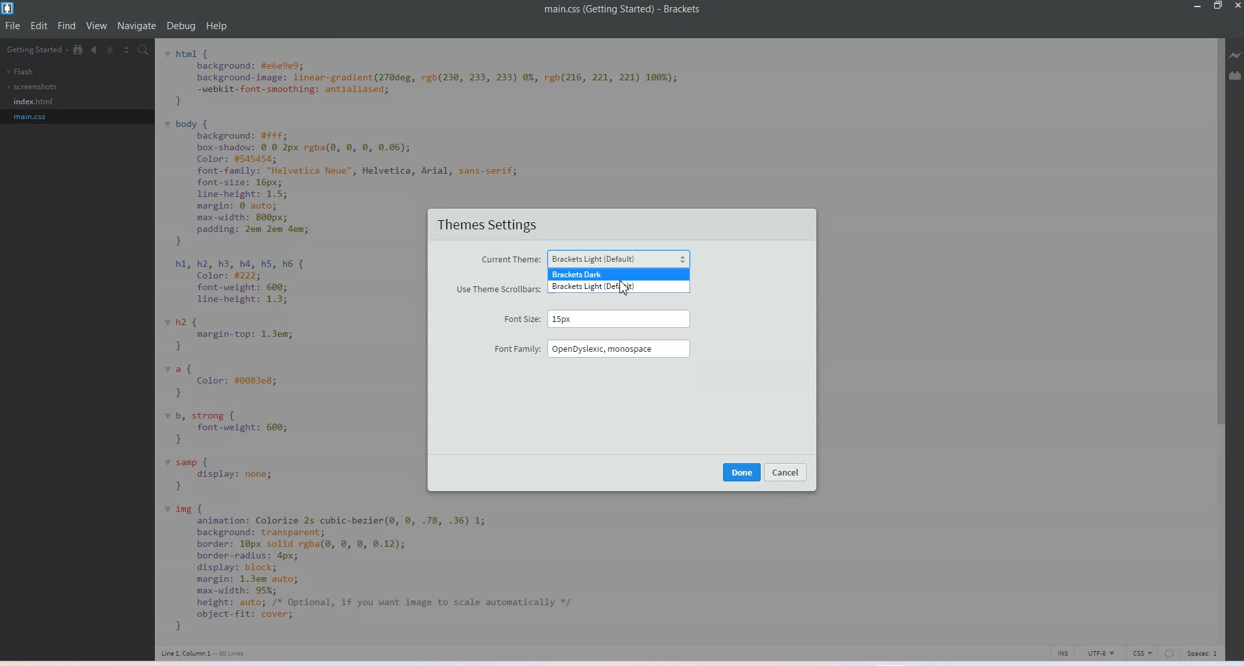 The image size is (1244, 666). What do you see at coordinates (20, 71) in the screenshot?
I see `Flash` at bounding box center [20, 71].